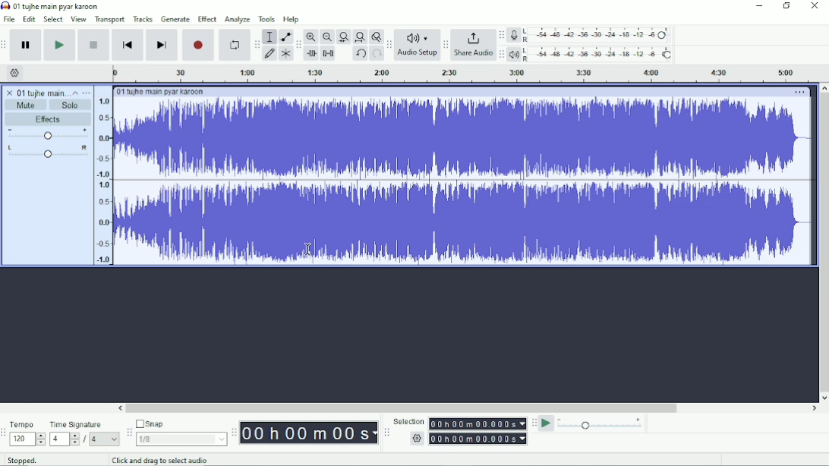  Describe the element at coordinates (5, 45) in the screenshot. I see `Audacity transport toolbar` at that location.